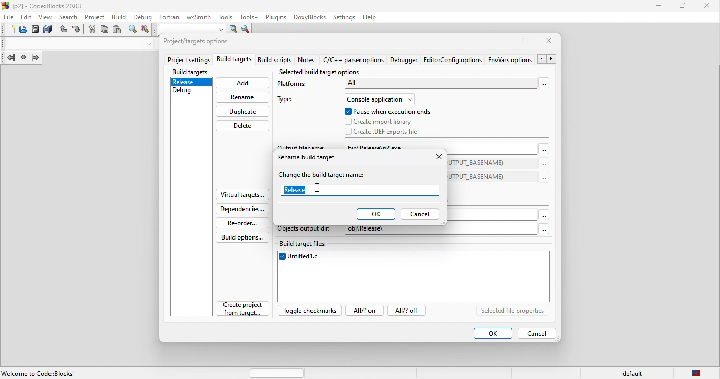  Describe the element at coordinates (8, 17) in the screenshot. I see `file` at that location.